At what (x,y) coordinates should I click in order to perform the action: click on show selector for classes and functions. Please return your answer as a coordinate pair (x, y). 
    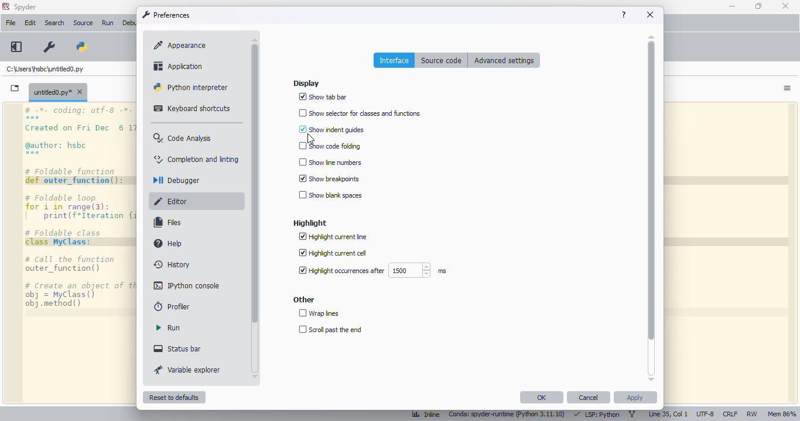
    Looking at the image, I should click on (361, 112).